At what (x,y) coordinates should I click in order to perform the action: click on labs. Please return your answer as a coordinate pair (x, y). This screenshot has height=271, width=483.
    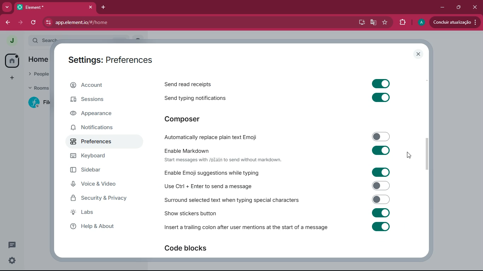
    Looking at the image, I should click on (100, 212).